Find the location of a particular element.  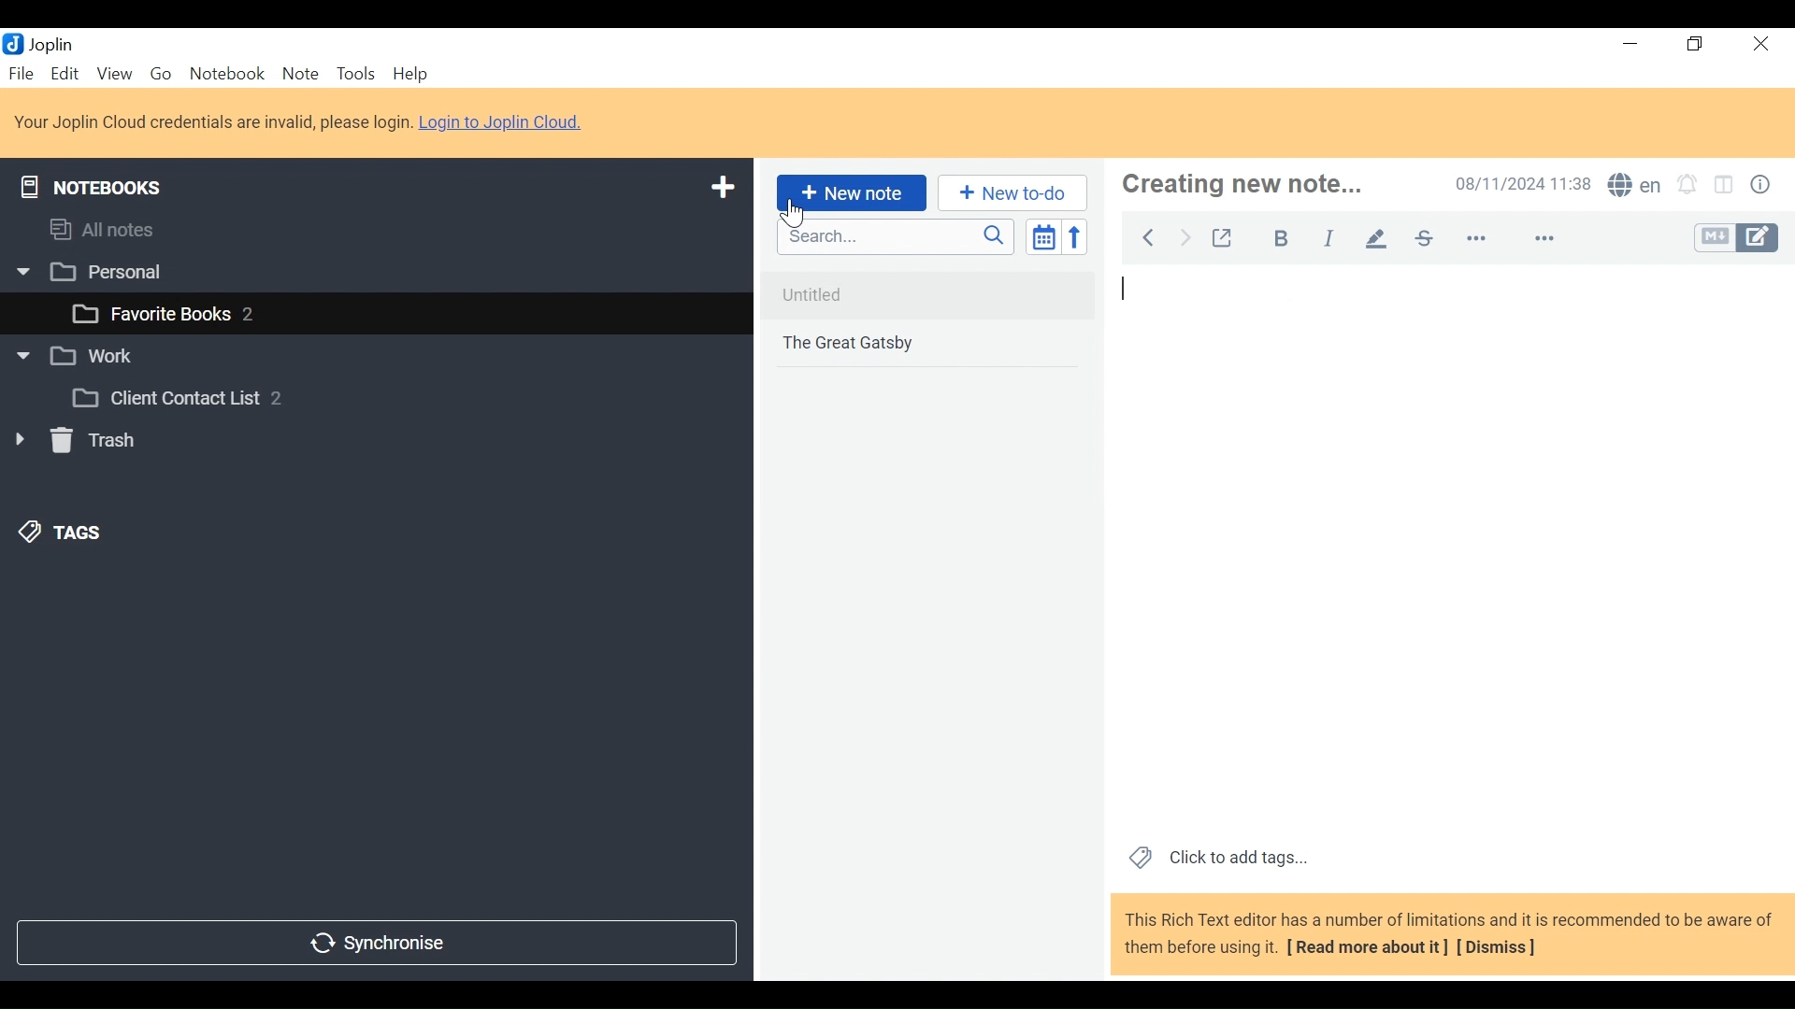

Toggle display layout is located at coordinates (1724, 186).